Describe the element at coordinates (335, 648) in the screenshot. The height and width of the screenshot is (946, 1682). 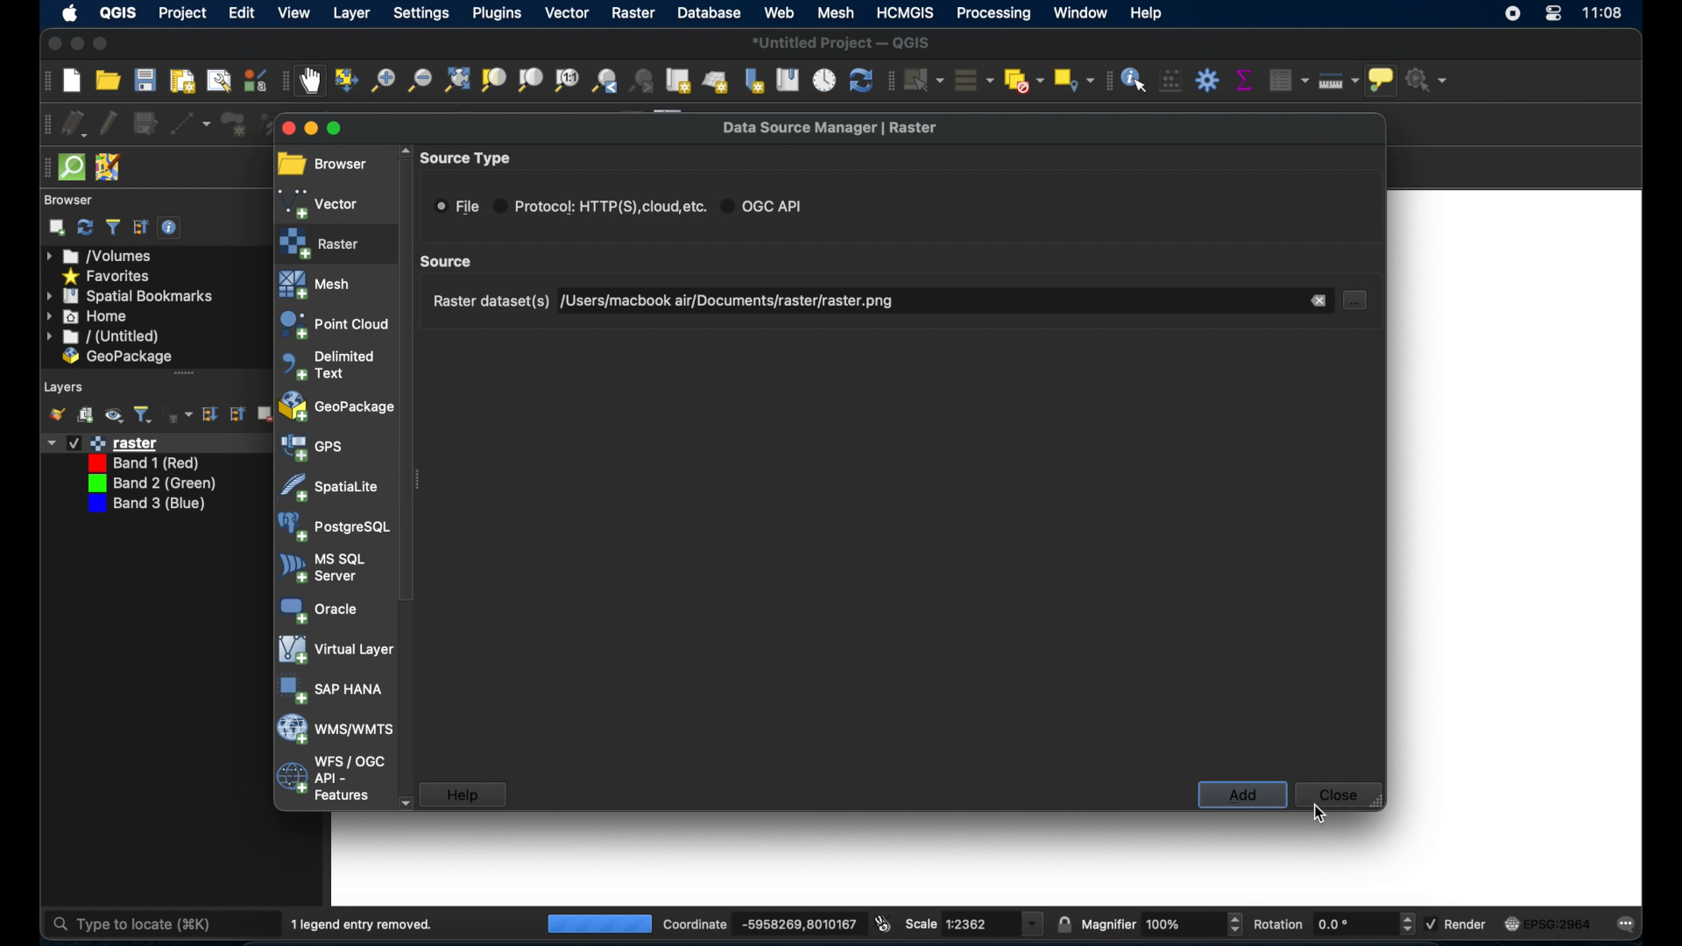
I see `virtual layer` at that location.